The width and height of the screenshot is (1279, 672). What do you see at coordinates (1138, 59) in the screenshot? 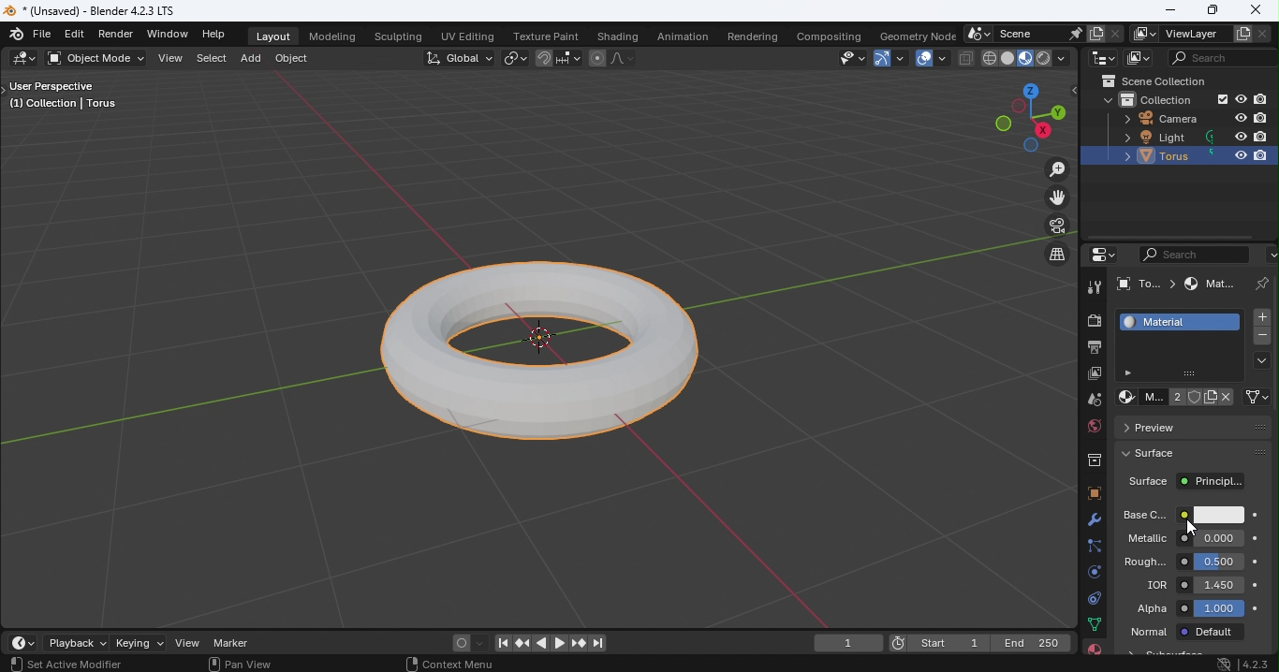
I see `Display mode` at bounding box center [1138, 59].